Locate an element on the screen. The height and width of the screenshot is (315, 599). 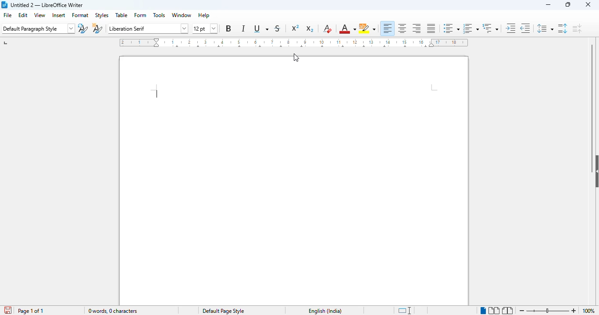
subscript is located at coordinates (310, 29).